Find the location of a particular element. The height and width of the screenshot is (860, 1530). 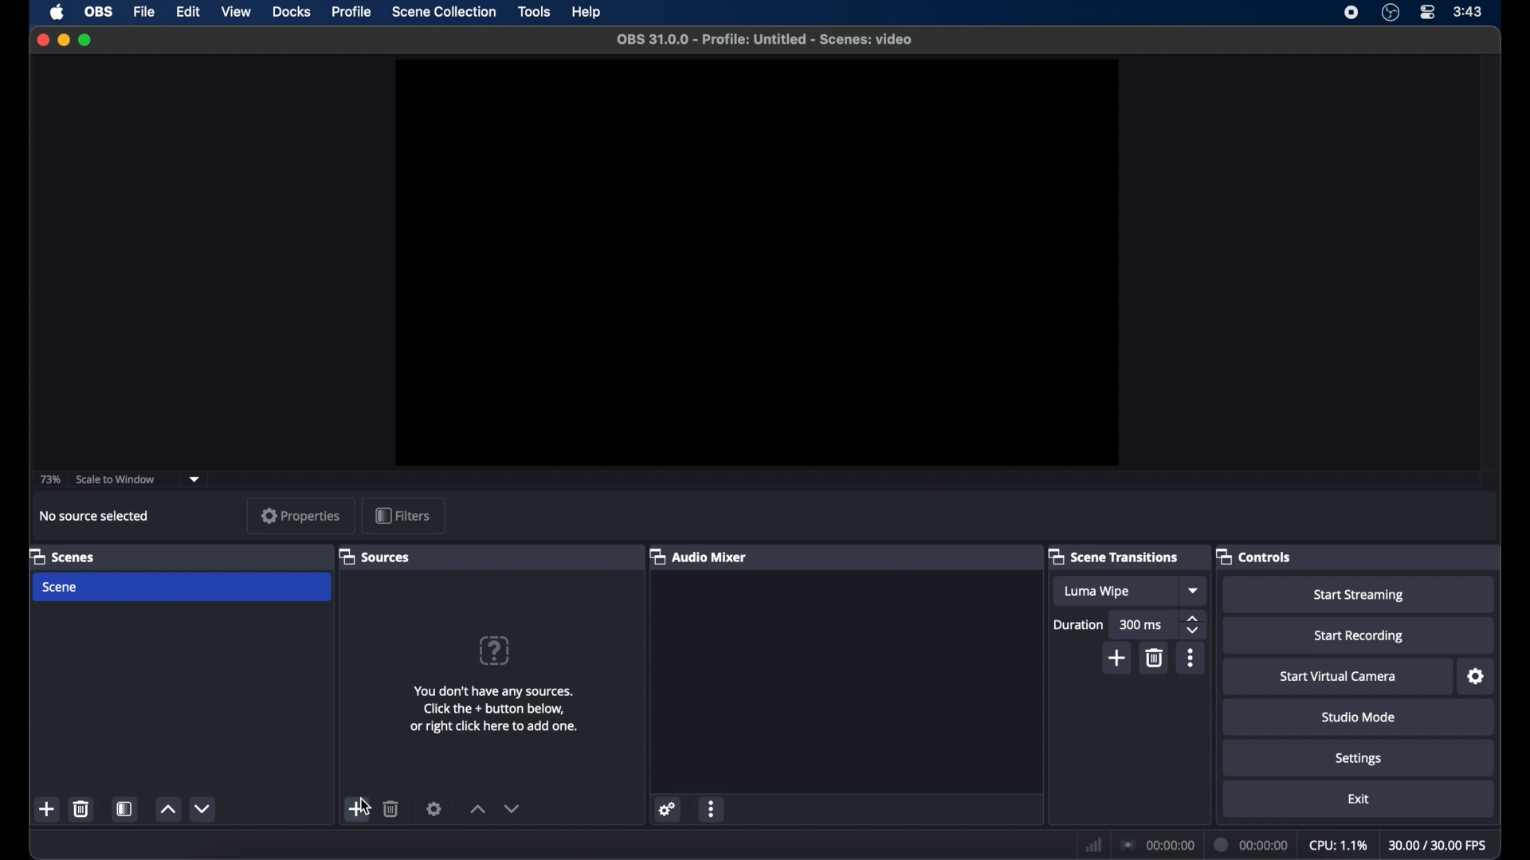

decrement is located at coordinates (512, 808).